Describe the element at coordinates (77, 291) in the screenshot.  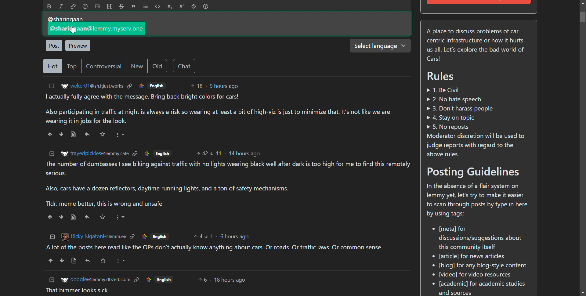
I see `That bimmer looks sick` at that location.